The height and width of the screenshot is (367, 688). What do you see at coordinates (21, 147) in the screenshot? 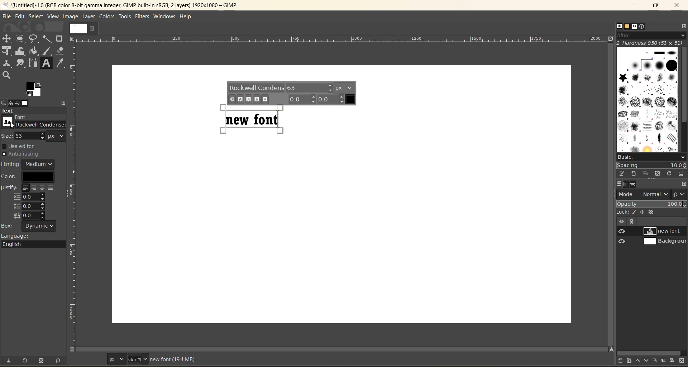
I see `use editor` at bounding box center [21, 147].